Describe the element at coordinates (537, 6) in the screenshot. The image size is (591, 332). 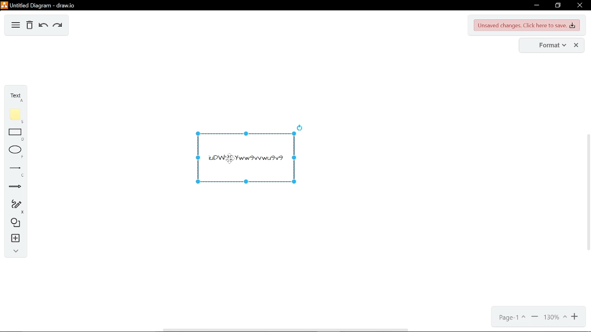
I see `minimize` at that location.